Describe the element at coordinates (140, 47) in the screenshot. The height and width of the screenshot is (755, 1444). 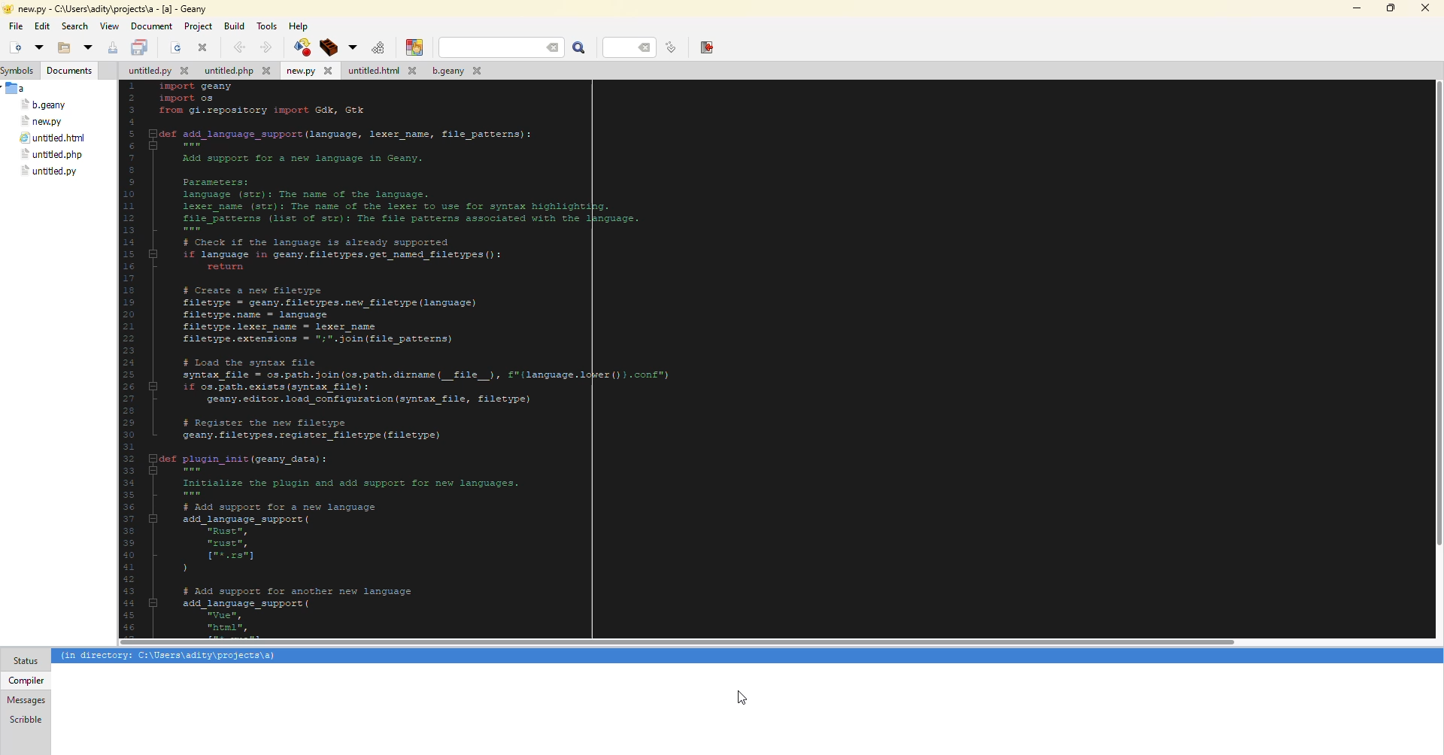
I see `save` at that location.